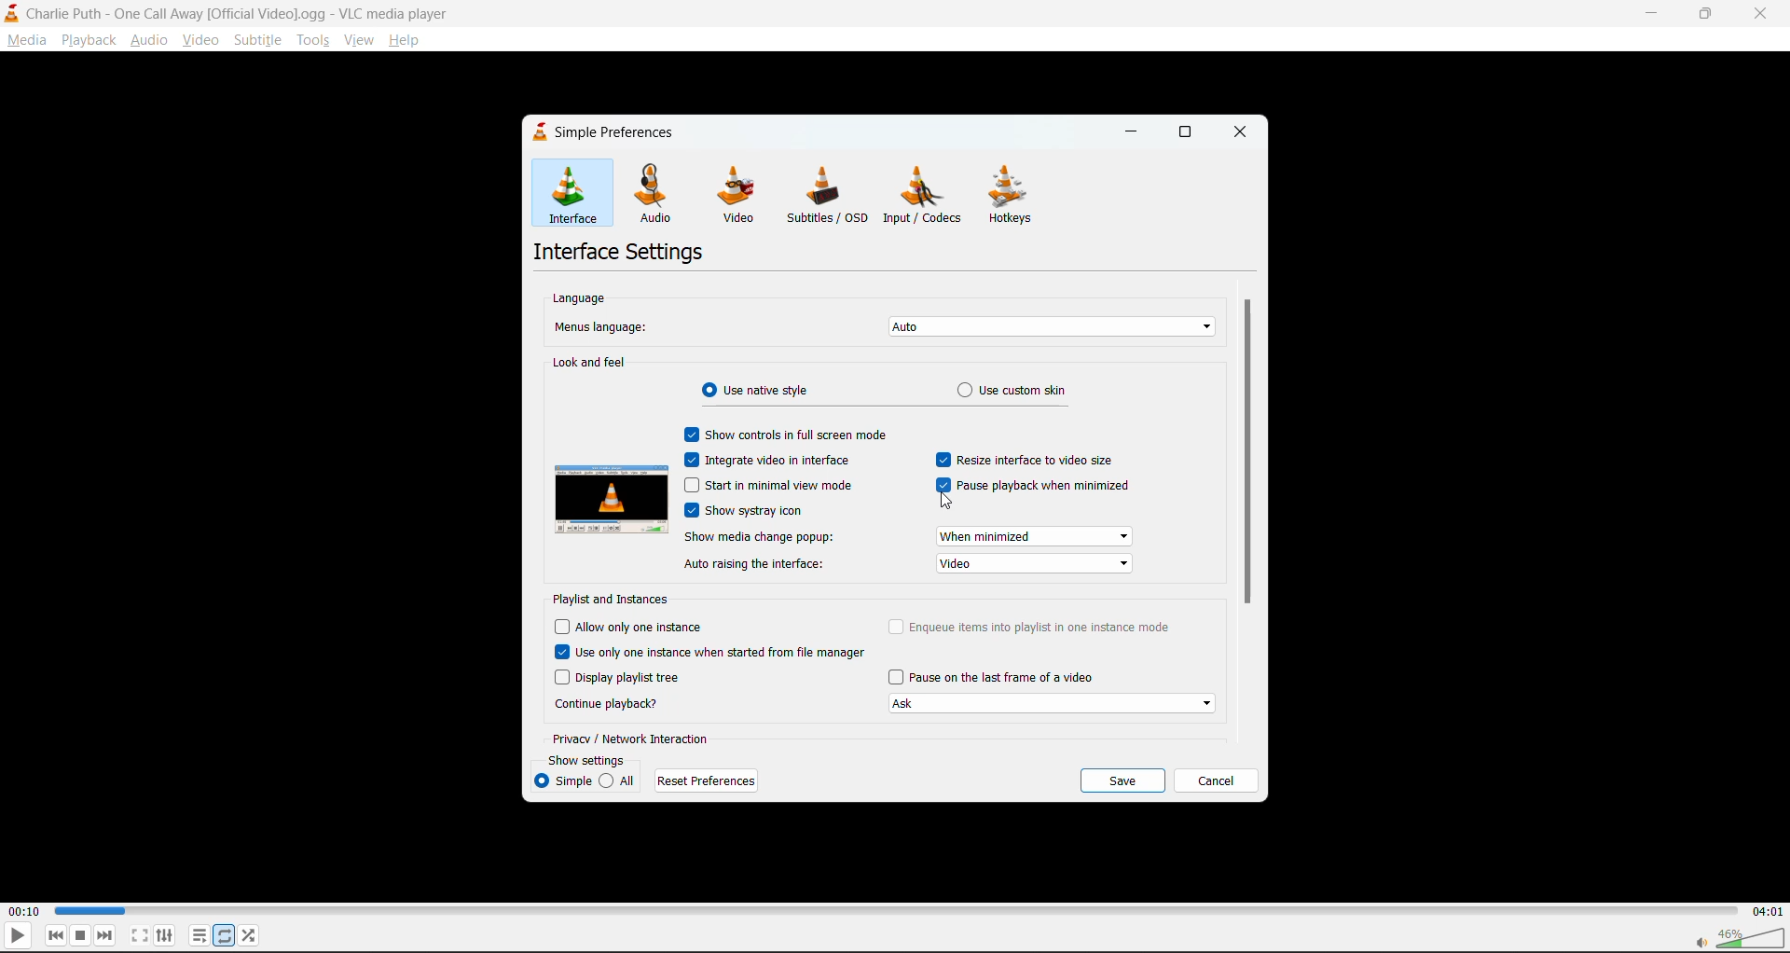  What do you see at coordinates (1766, 13) in the screenshot?
I see `close` at bounding box center [1766, 13].